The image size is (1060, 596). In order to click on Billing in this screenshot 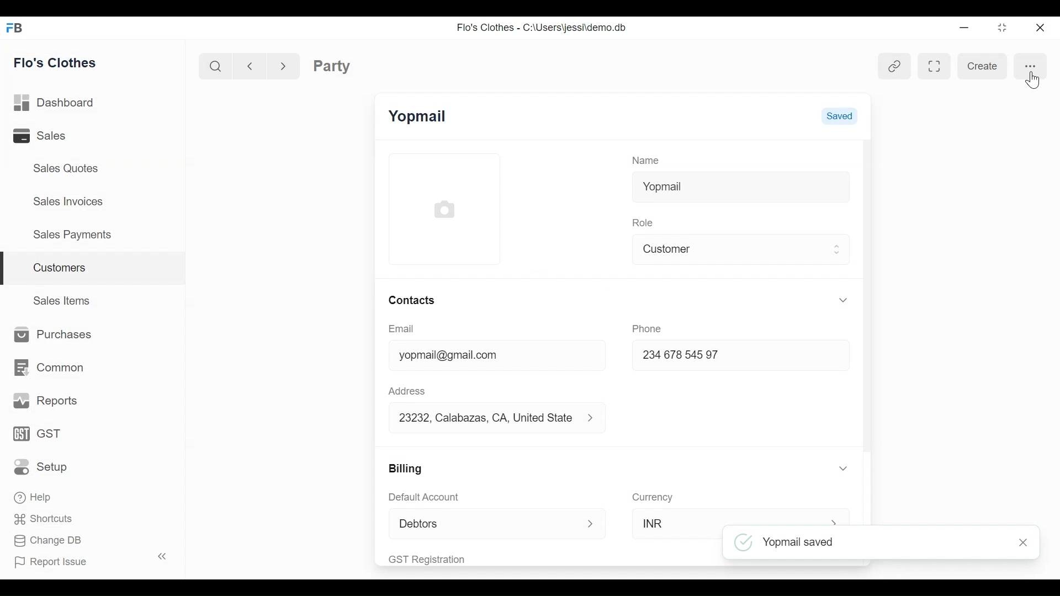, I will do `click(406, 469)`.